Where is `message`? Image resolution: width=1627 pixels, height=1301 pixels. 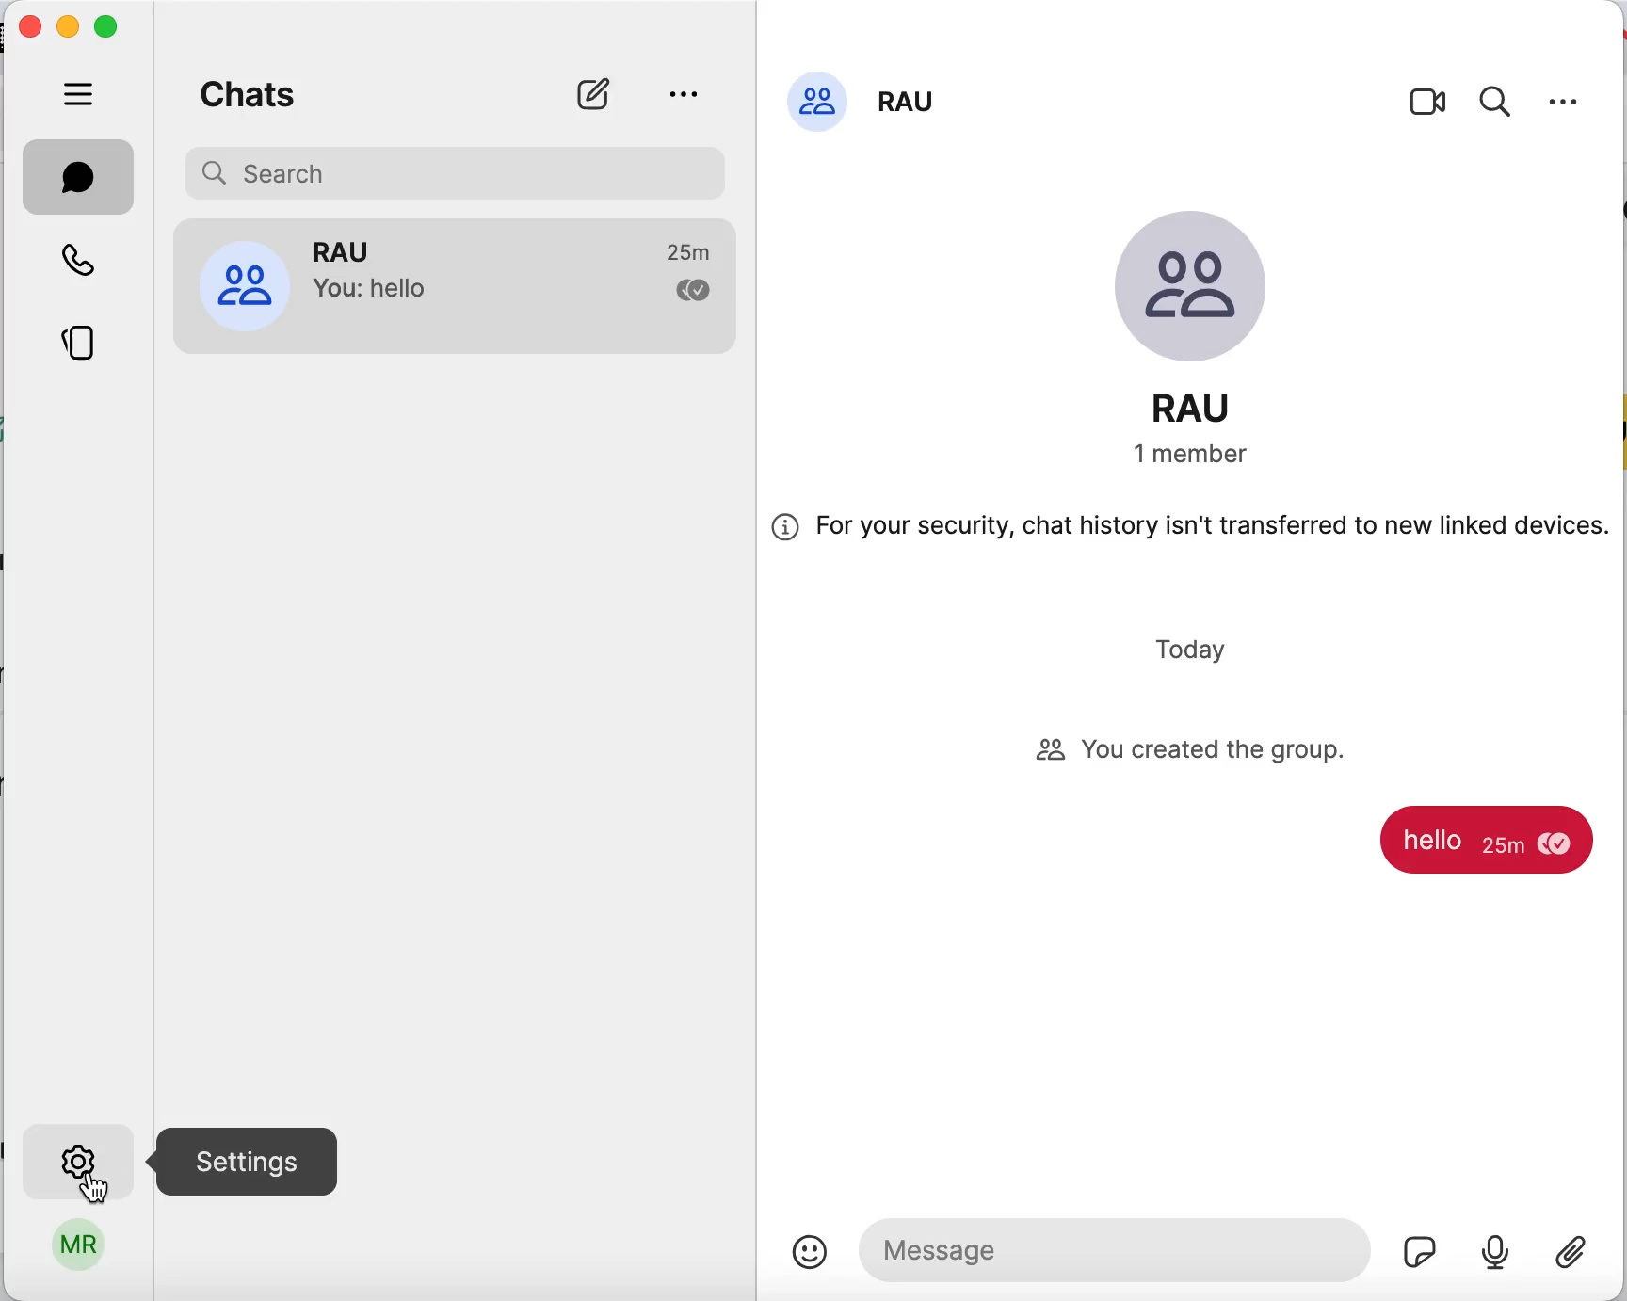
message is located at coordinates (1484, 841).